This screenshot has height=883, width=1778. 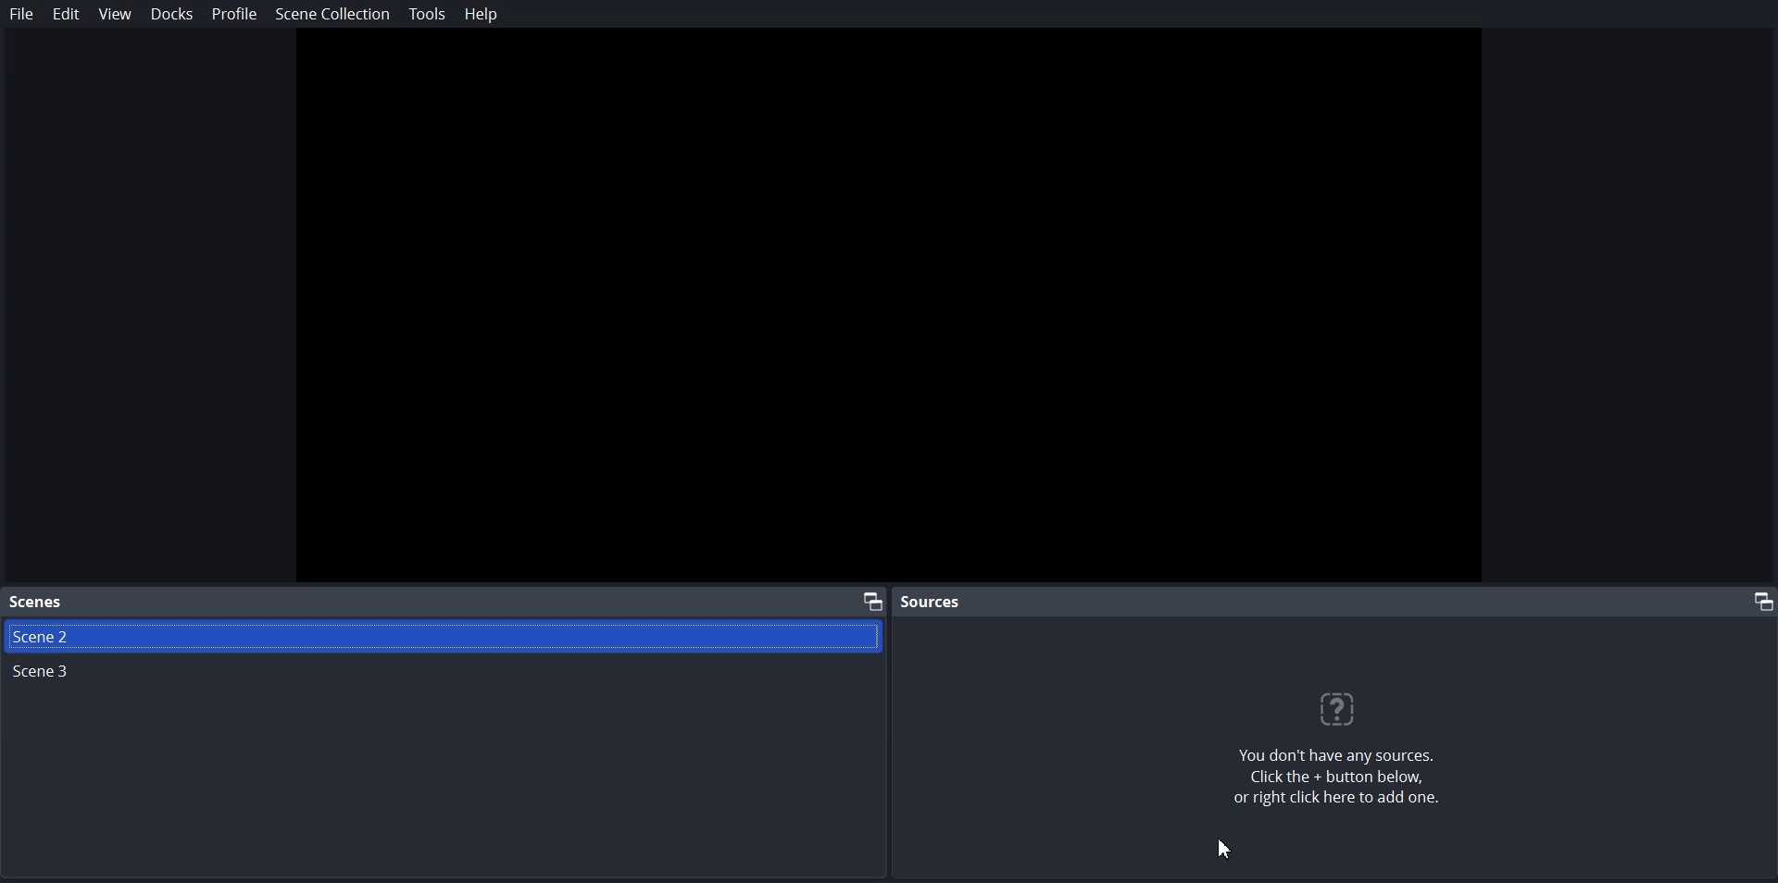 I want to click on Maximize, so click(x=1758, y=601).